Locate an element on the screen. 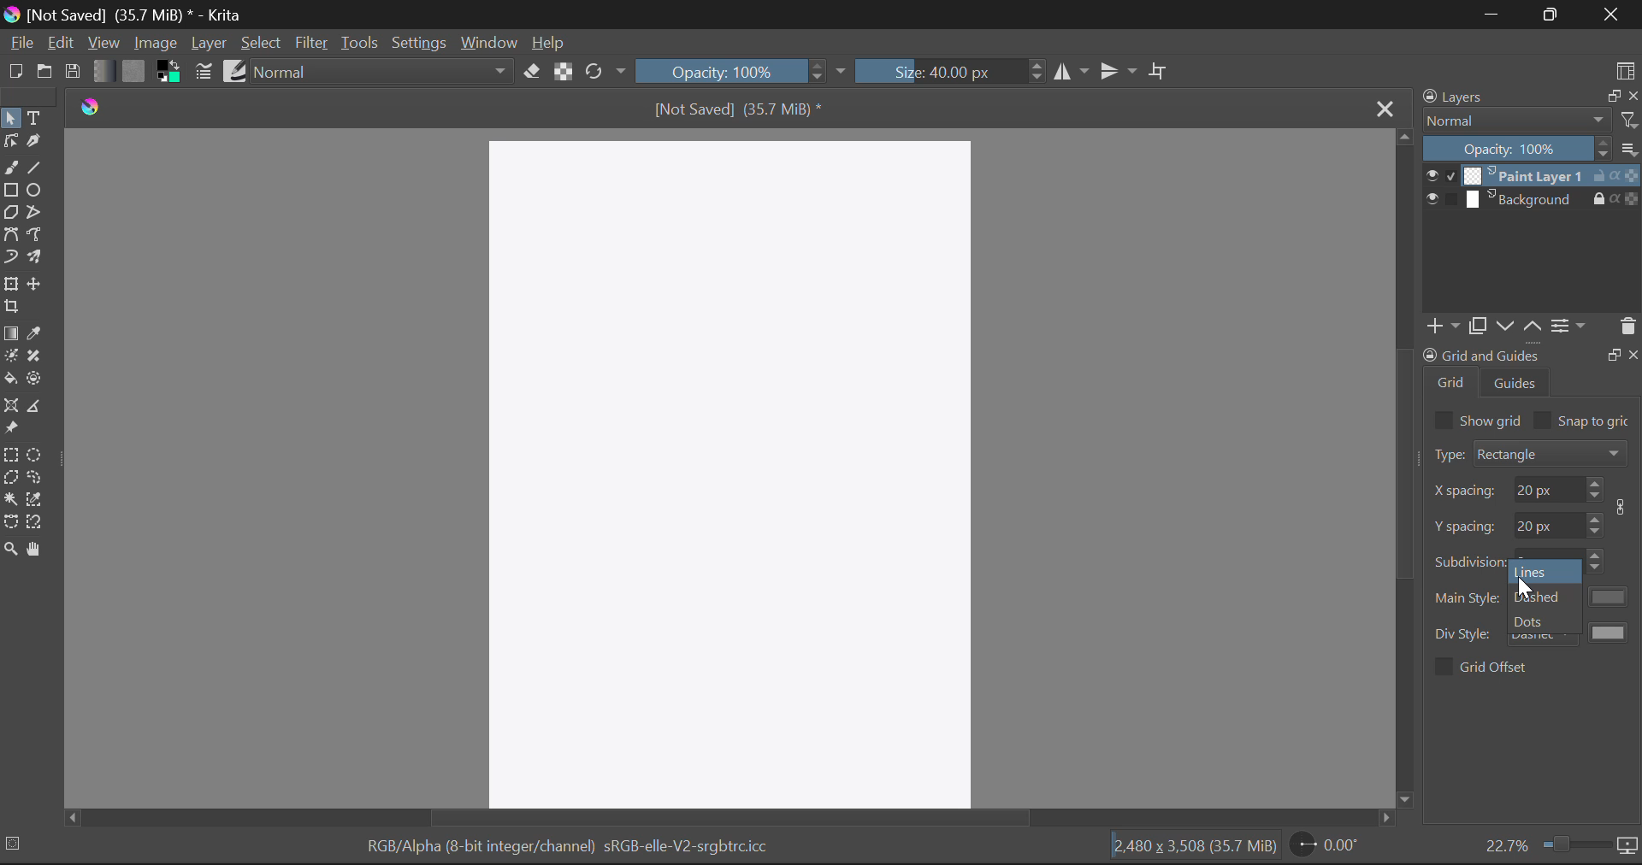 Image resolution: width=1642 pixels, height=865 pixels. Brush Settings is located at coordinates (202, 73).